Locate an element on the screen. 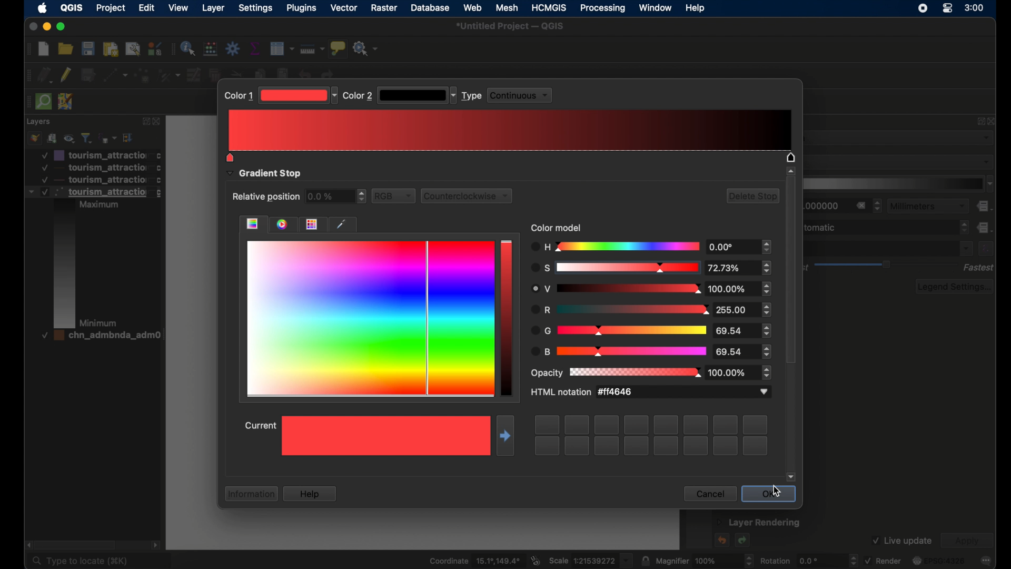 The image size is (1011, 569). S is located at coordinates (540, 267).